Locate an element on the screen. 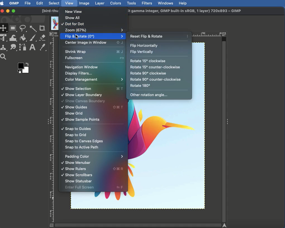  Show menubar is located at coordinates (76, 163).